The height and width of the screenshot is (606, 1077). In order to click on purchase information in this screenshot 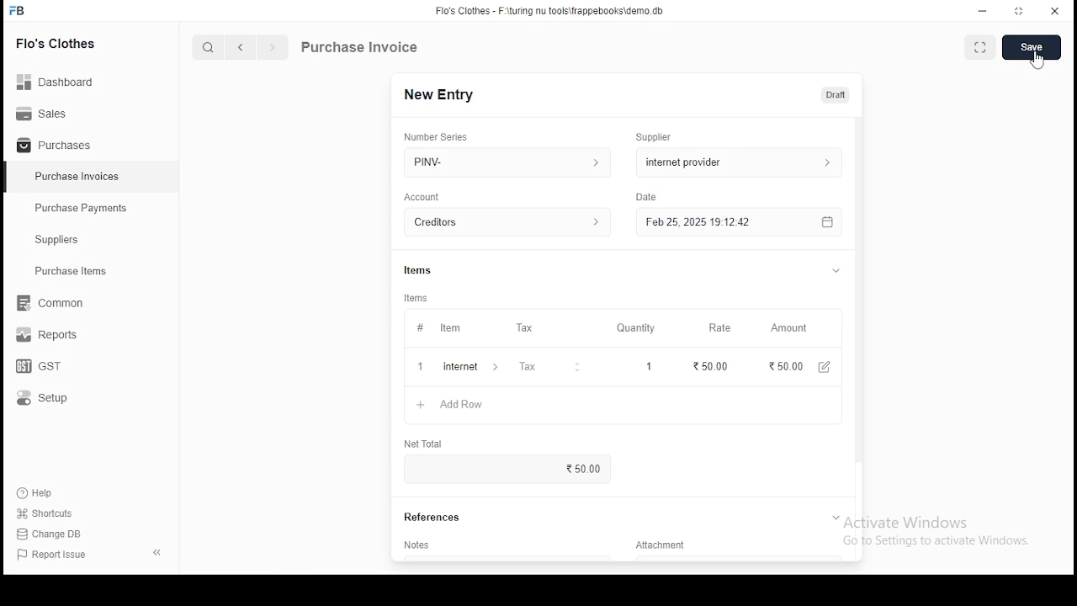, I will do `click(360, 48)`.